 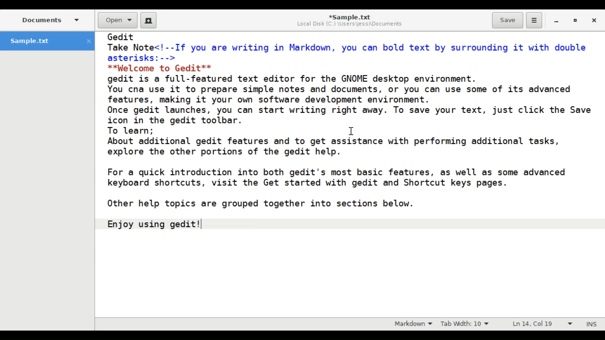 I want to click on Create a new document, so click(x=148, y=20).